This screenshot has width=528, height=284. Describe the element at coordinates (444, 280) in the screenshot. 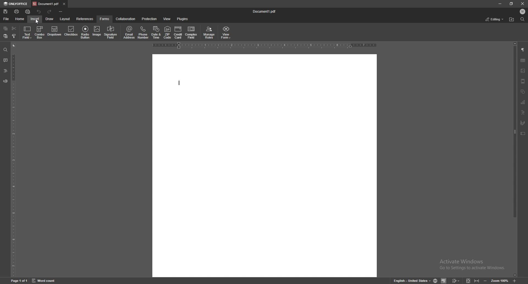

I see `spell check` at that location.